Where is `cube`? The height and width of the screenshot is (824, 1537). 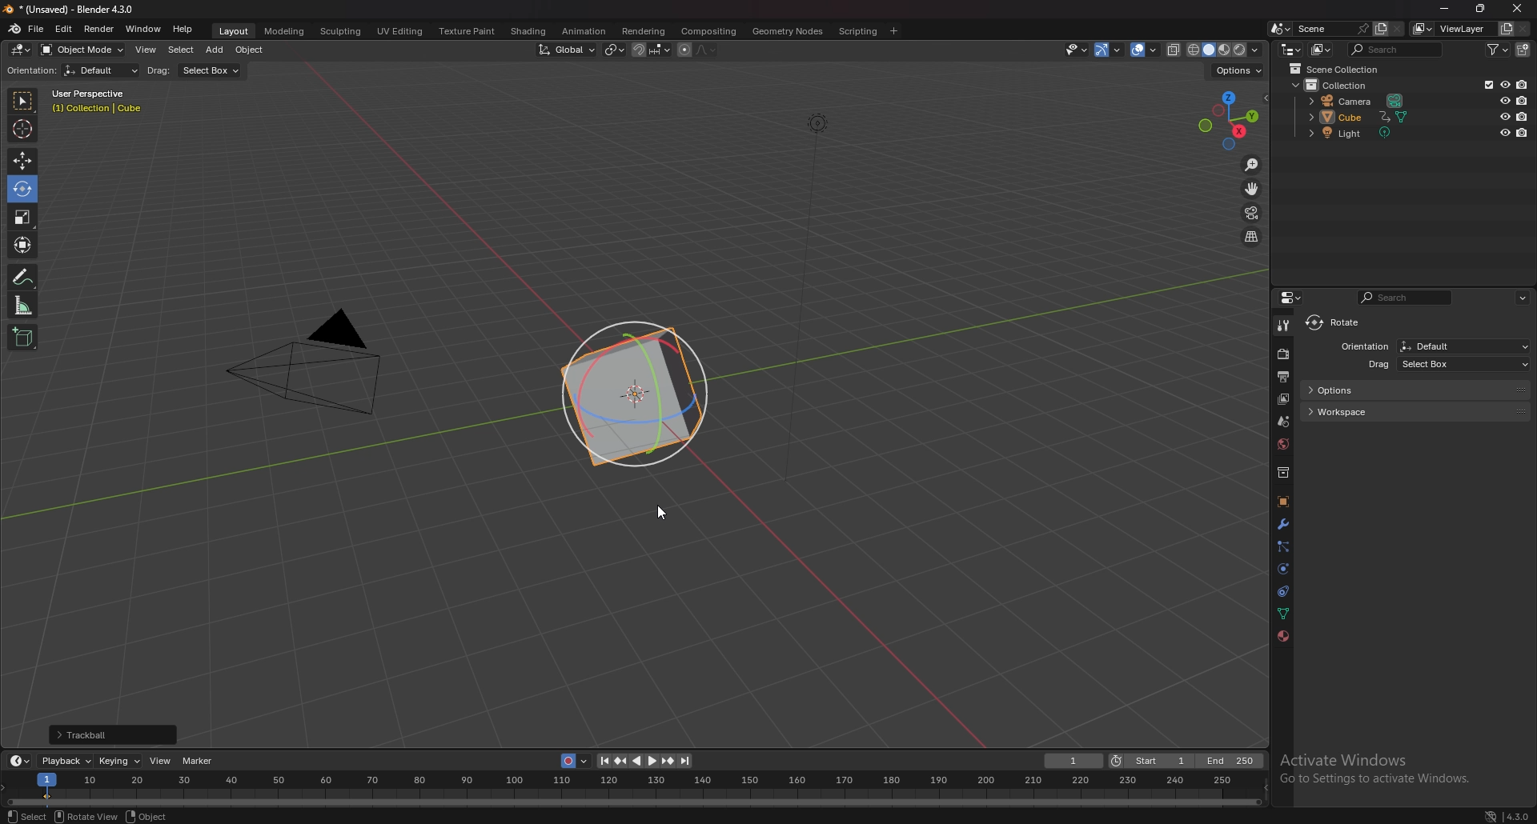
cube is located at coordinates (1361, 116).